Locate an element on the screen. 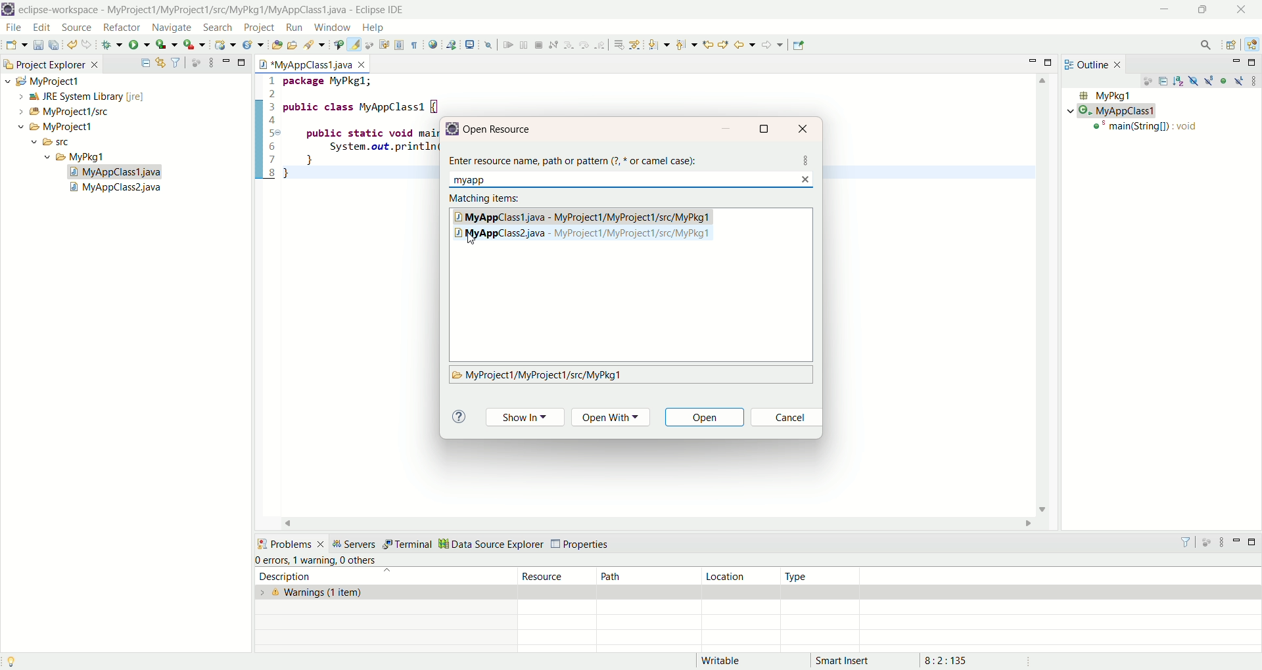 This screenshot has height=670, width=1262. properties is located at coordinates (582, 545).